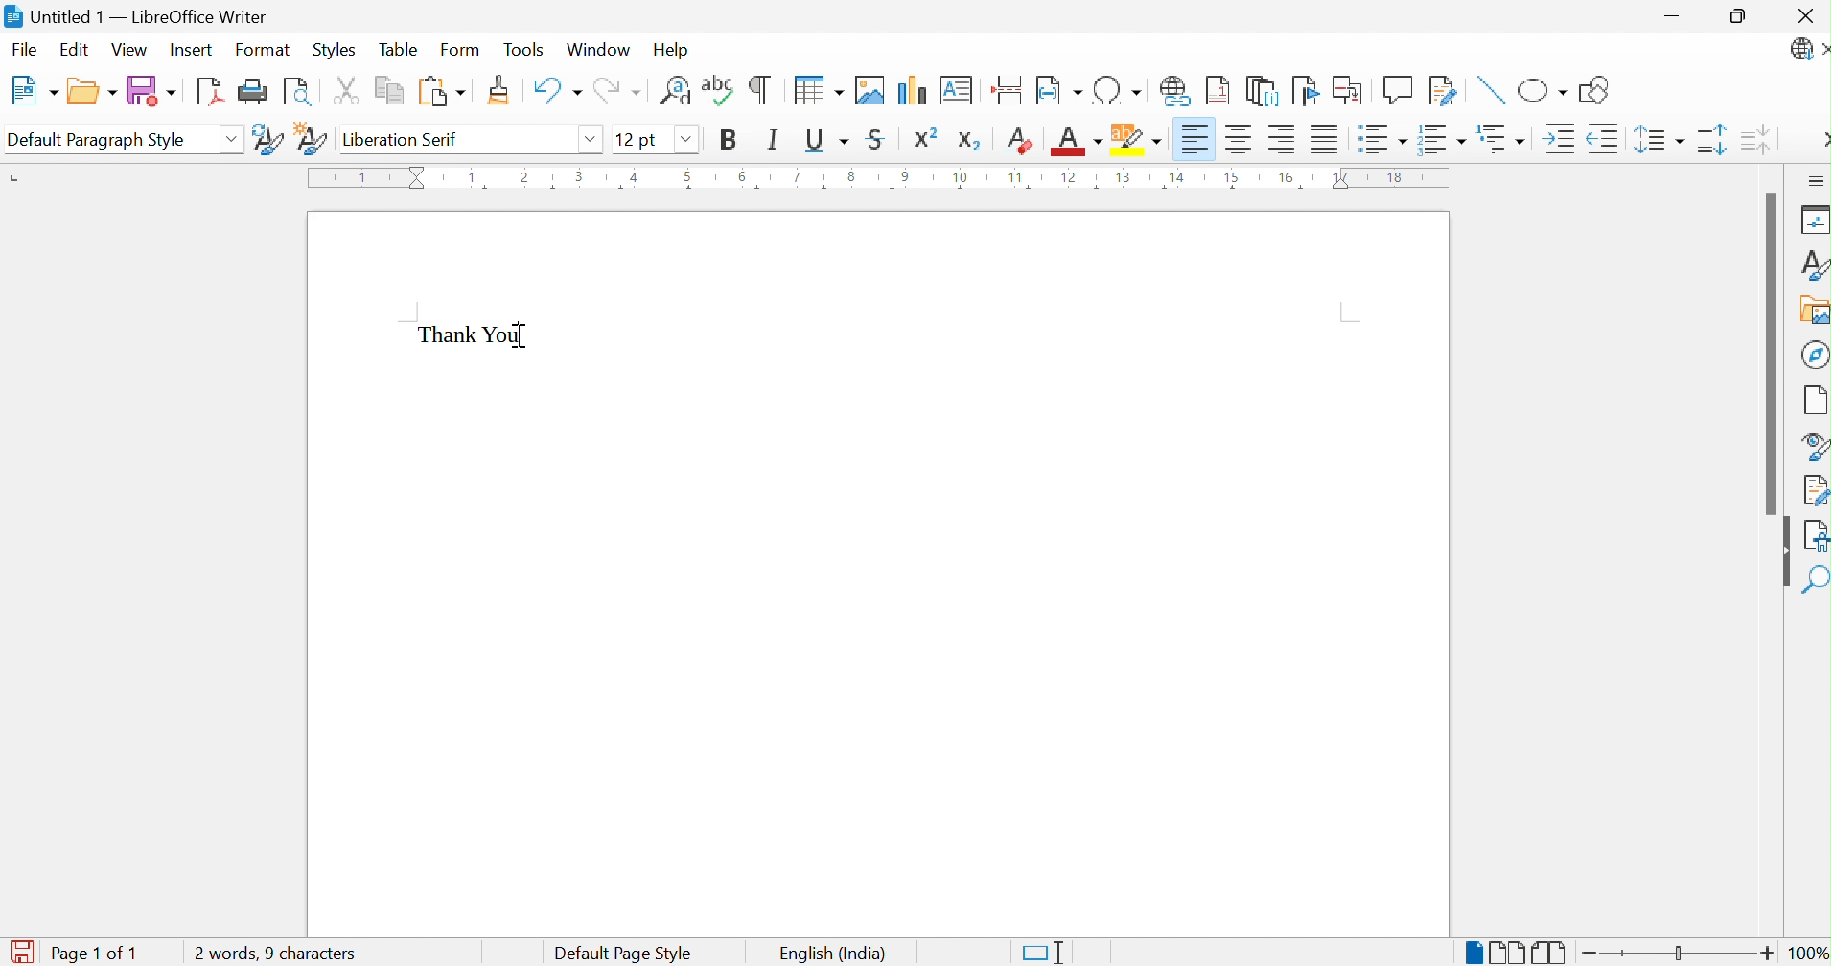 This screenshot has width=1831, height=966. I want to click on Insert, so click(194, 49).